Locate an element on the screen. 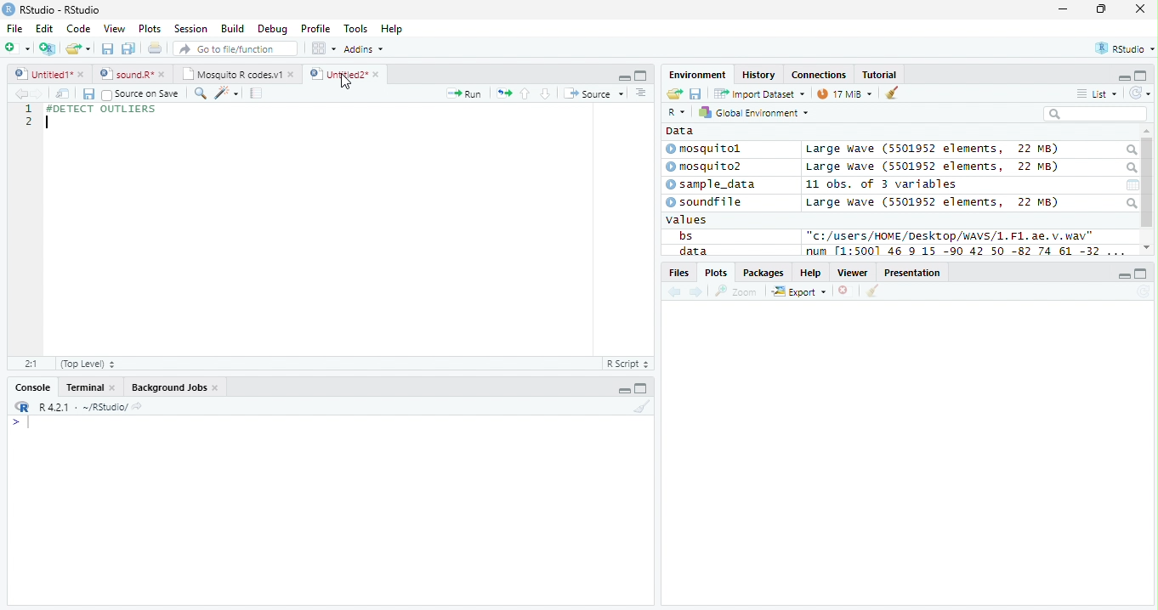  workspace panes is located at coordinates (325, 48).